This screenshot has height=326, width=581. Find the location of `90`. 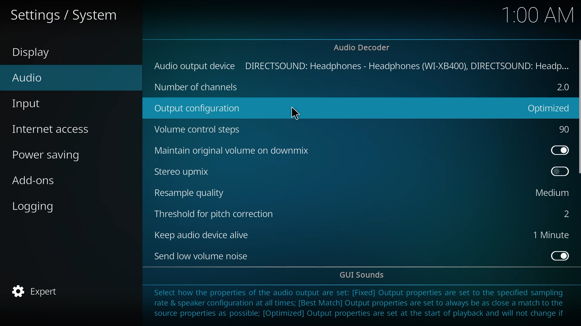

90 is located at coordinates (564, 129).